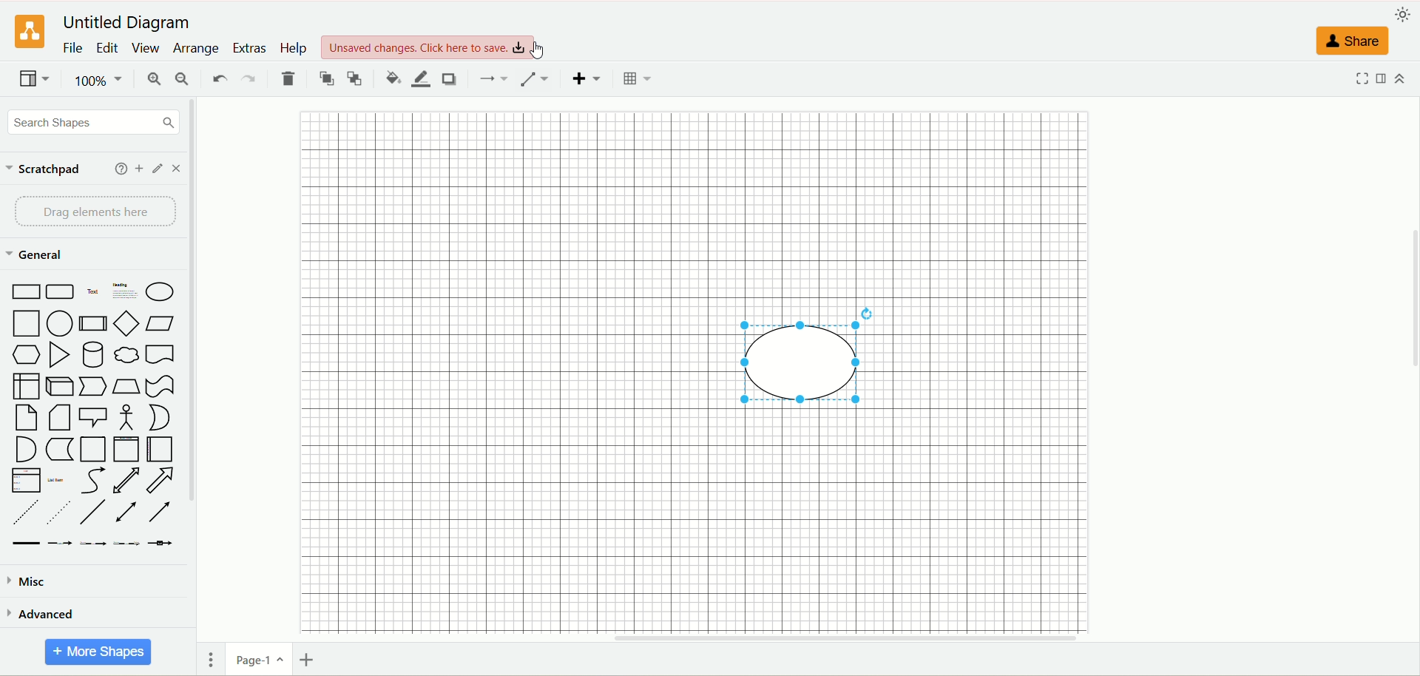 The height and width of the screenshot is (676, 1420). What do you see at coordinates (26, 481) in the screenshot?
I see `list` at bounding box center [26, 481].